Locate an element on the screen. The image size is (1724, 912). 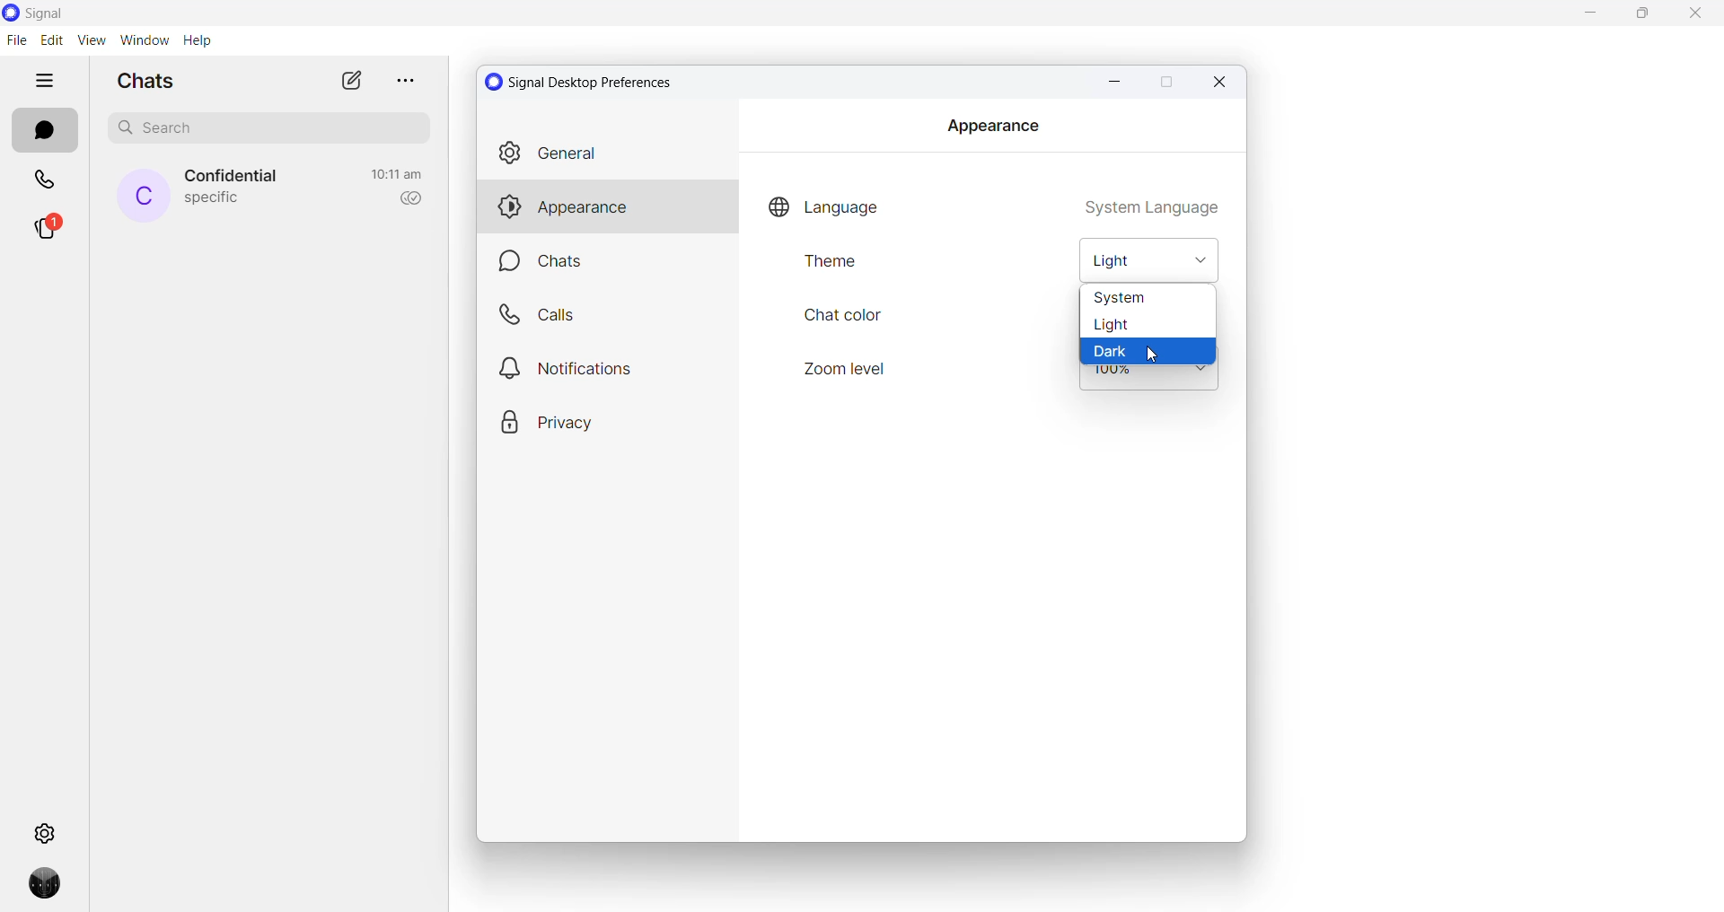
minimize is located at coordinates (1112, 82).